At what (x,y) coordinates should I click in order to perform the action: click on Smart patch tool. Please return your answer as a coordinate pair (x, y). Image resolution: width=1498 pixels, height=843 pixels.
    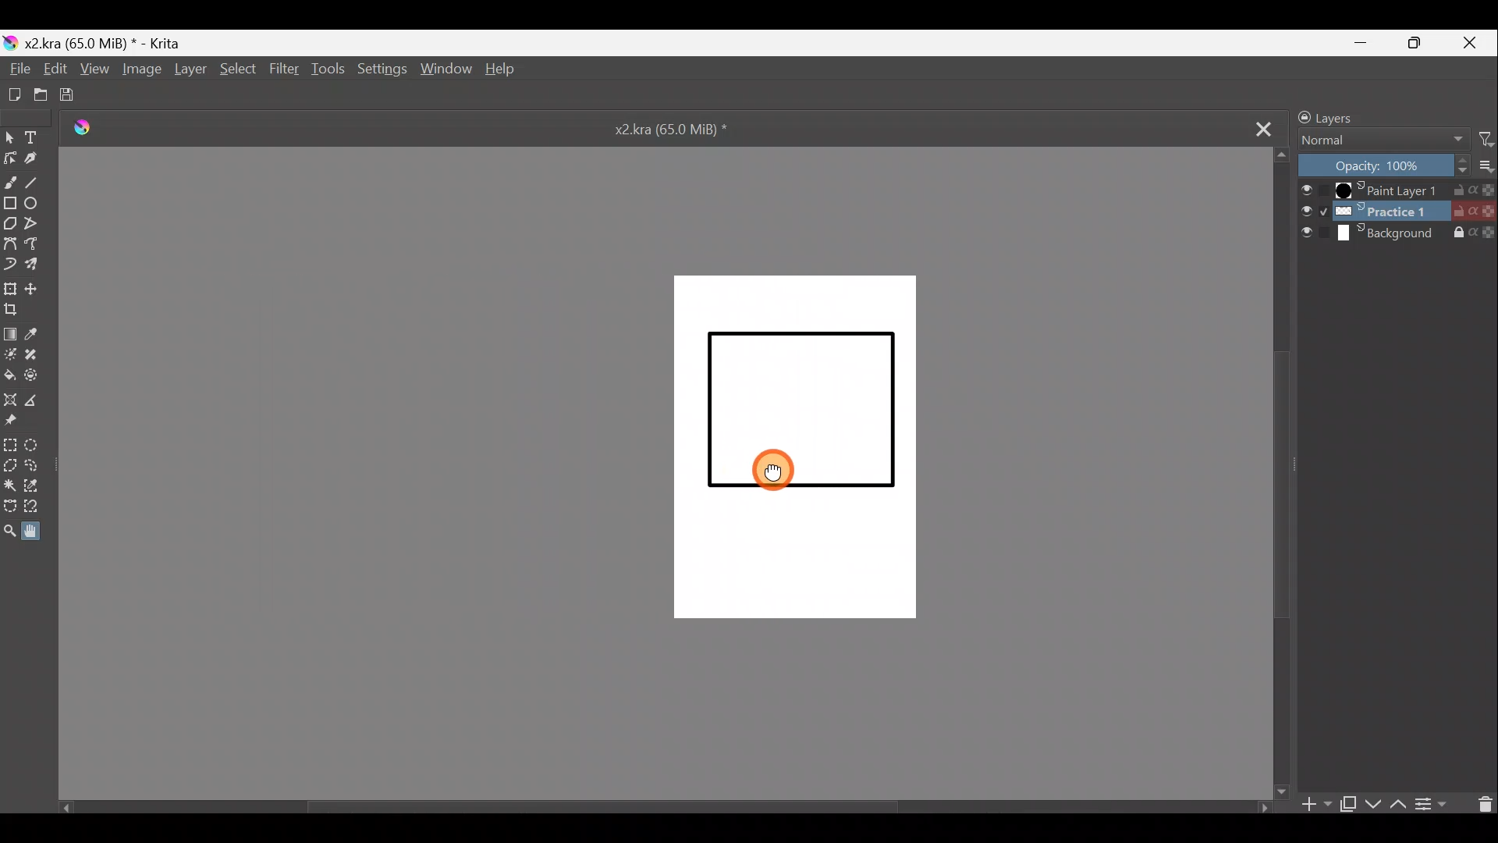
    Looking at the image, I should click on (37, 353).